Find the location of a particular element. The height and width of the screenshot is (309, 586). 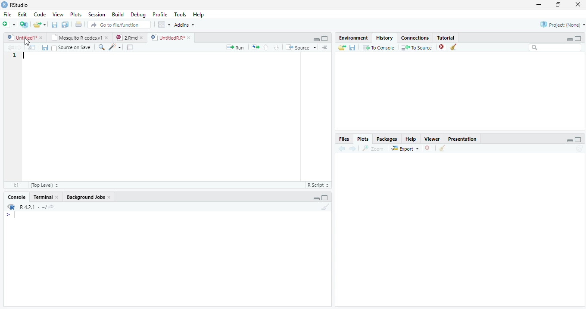

Plots is located at coordinates (363, 139).